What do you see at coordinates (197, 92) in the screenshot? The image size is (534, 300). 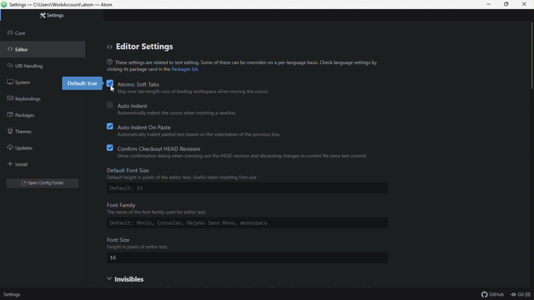 I see `'\ Skip over tab-length runs of leading whitespace when moving the cursor.` at bounding box center [197, 92].